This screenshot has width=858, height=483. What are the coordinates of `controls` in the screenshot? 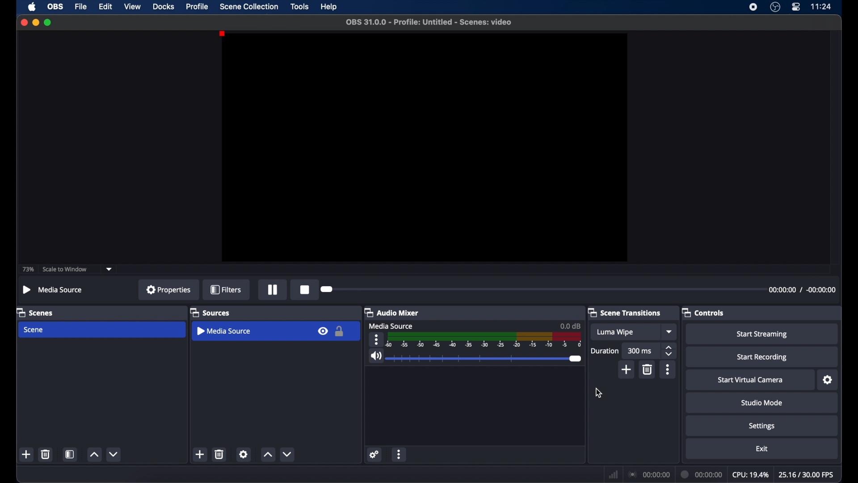 It's located at (703, 313).